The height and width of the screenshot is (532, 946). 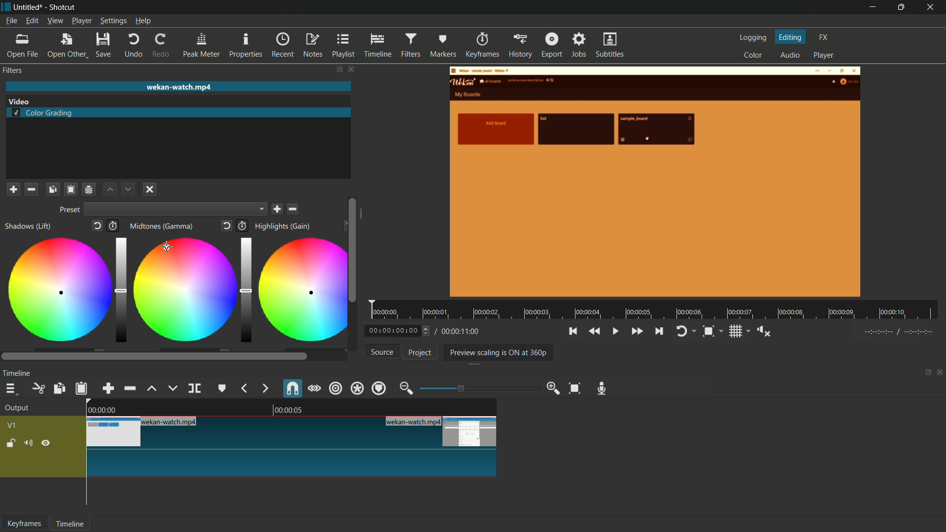 What do you see at coordinates (752, 38) in the screenshot?
I see `logging` at bounding box center [752, 38].